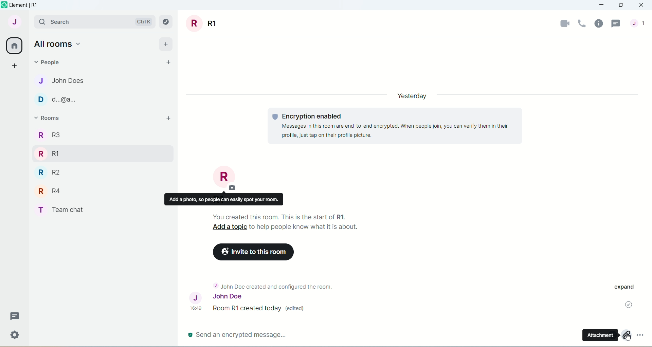 This screenshot has height=347, width=652. Describe the element at coordinates (4, 5) in the screenshot. I see `logo` at that location.